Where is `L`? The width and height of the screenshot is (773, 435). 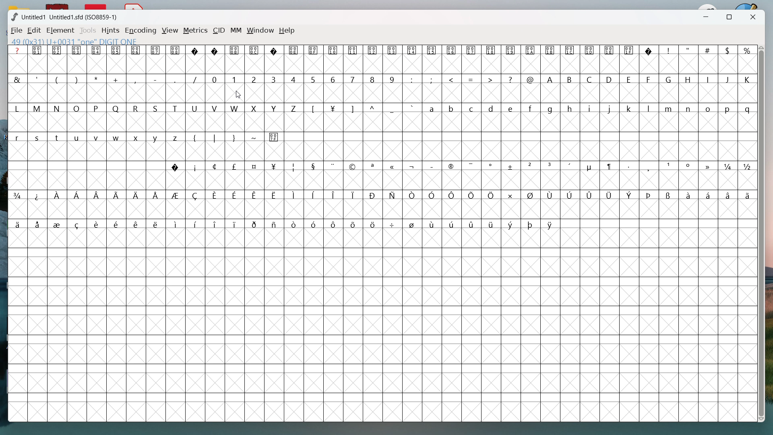 L is located at coordinates (17, 108).